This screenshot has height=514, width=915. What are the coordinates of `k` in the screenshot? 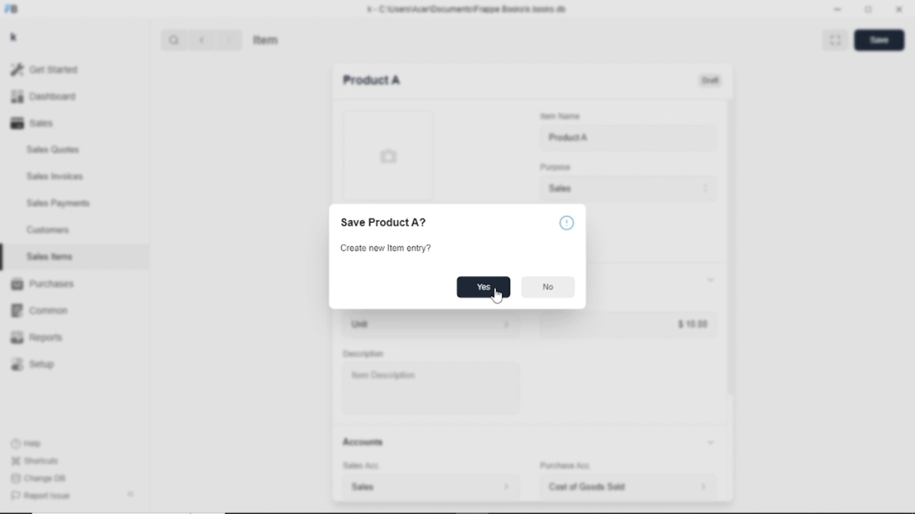 It's located at (16, 38).